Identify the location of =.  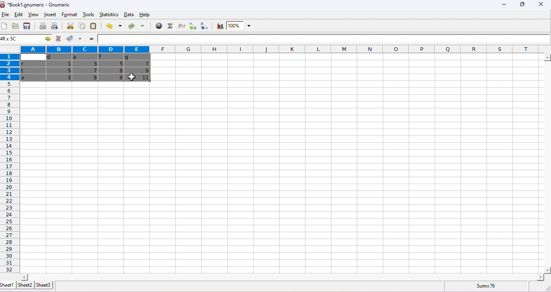
(91, 39).